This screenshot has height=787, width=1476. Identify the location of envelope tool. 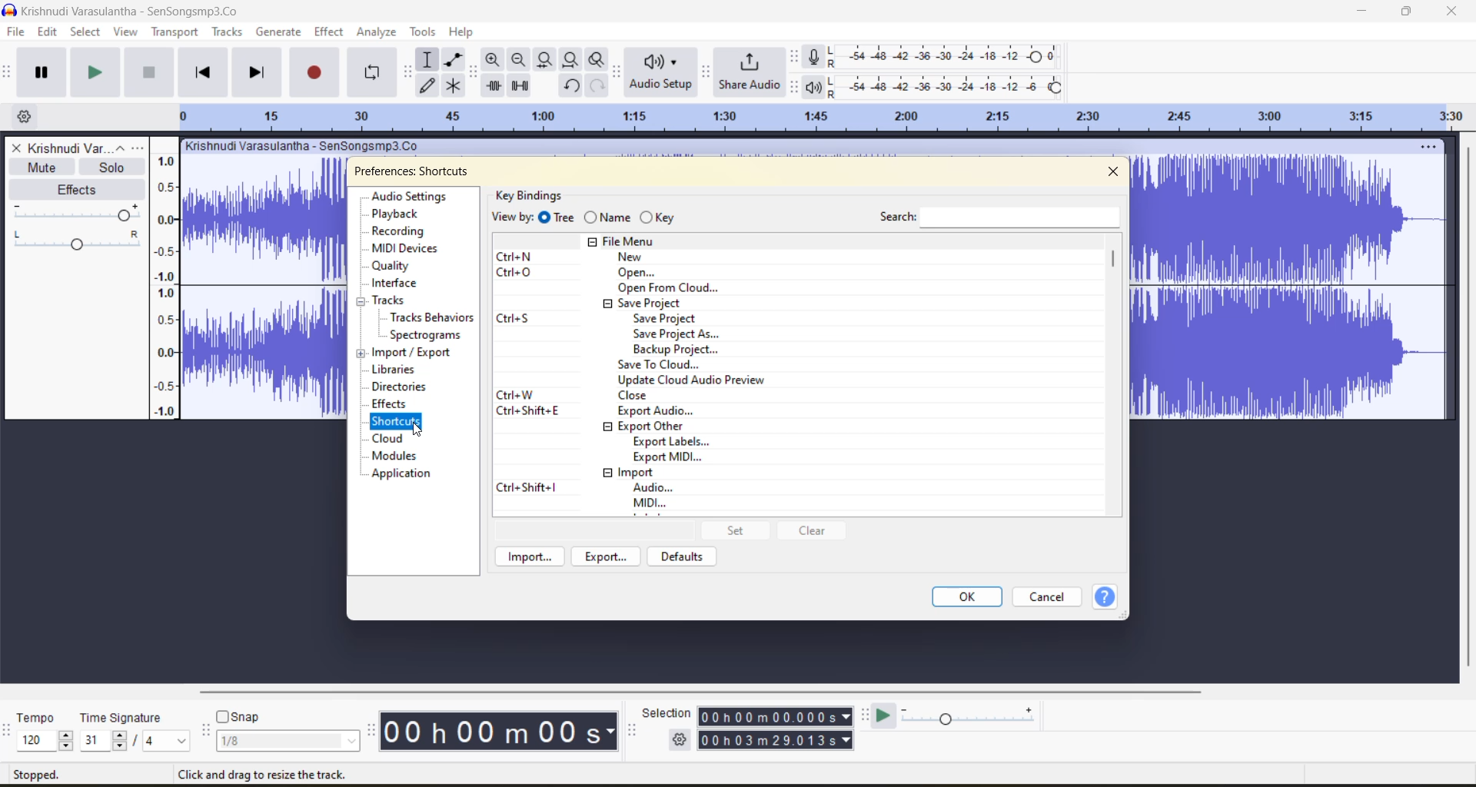
(454, 60).